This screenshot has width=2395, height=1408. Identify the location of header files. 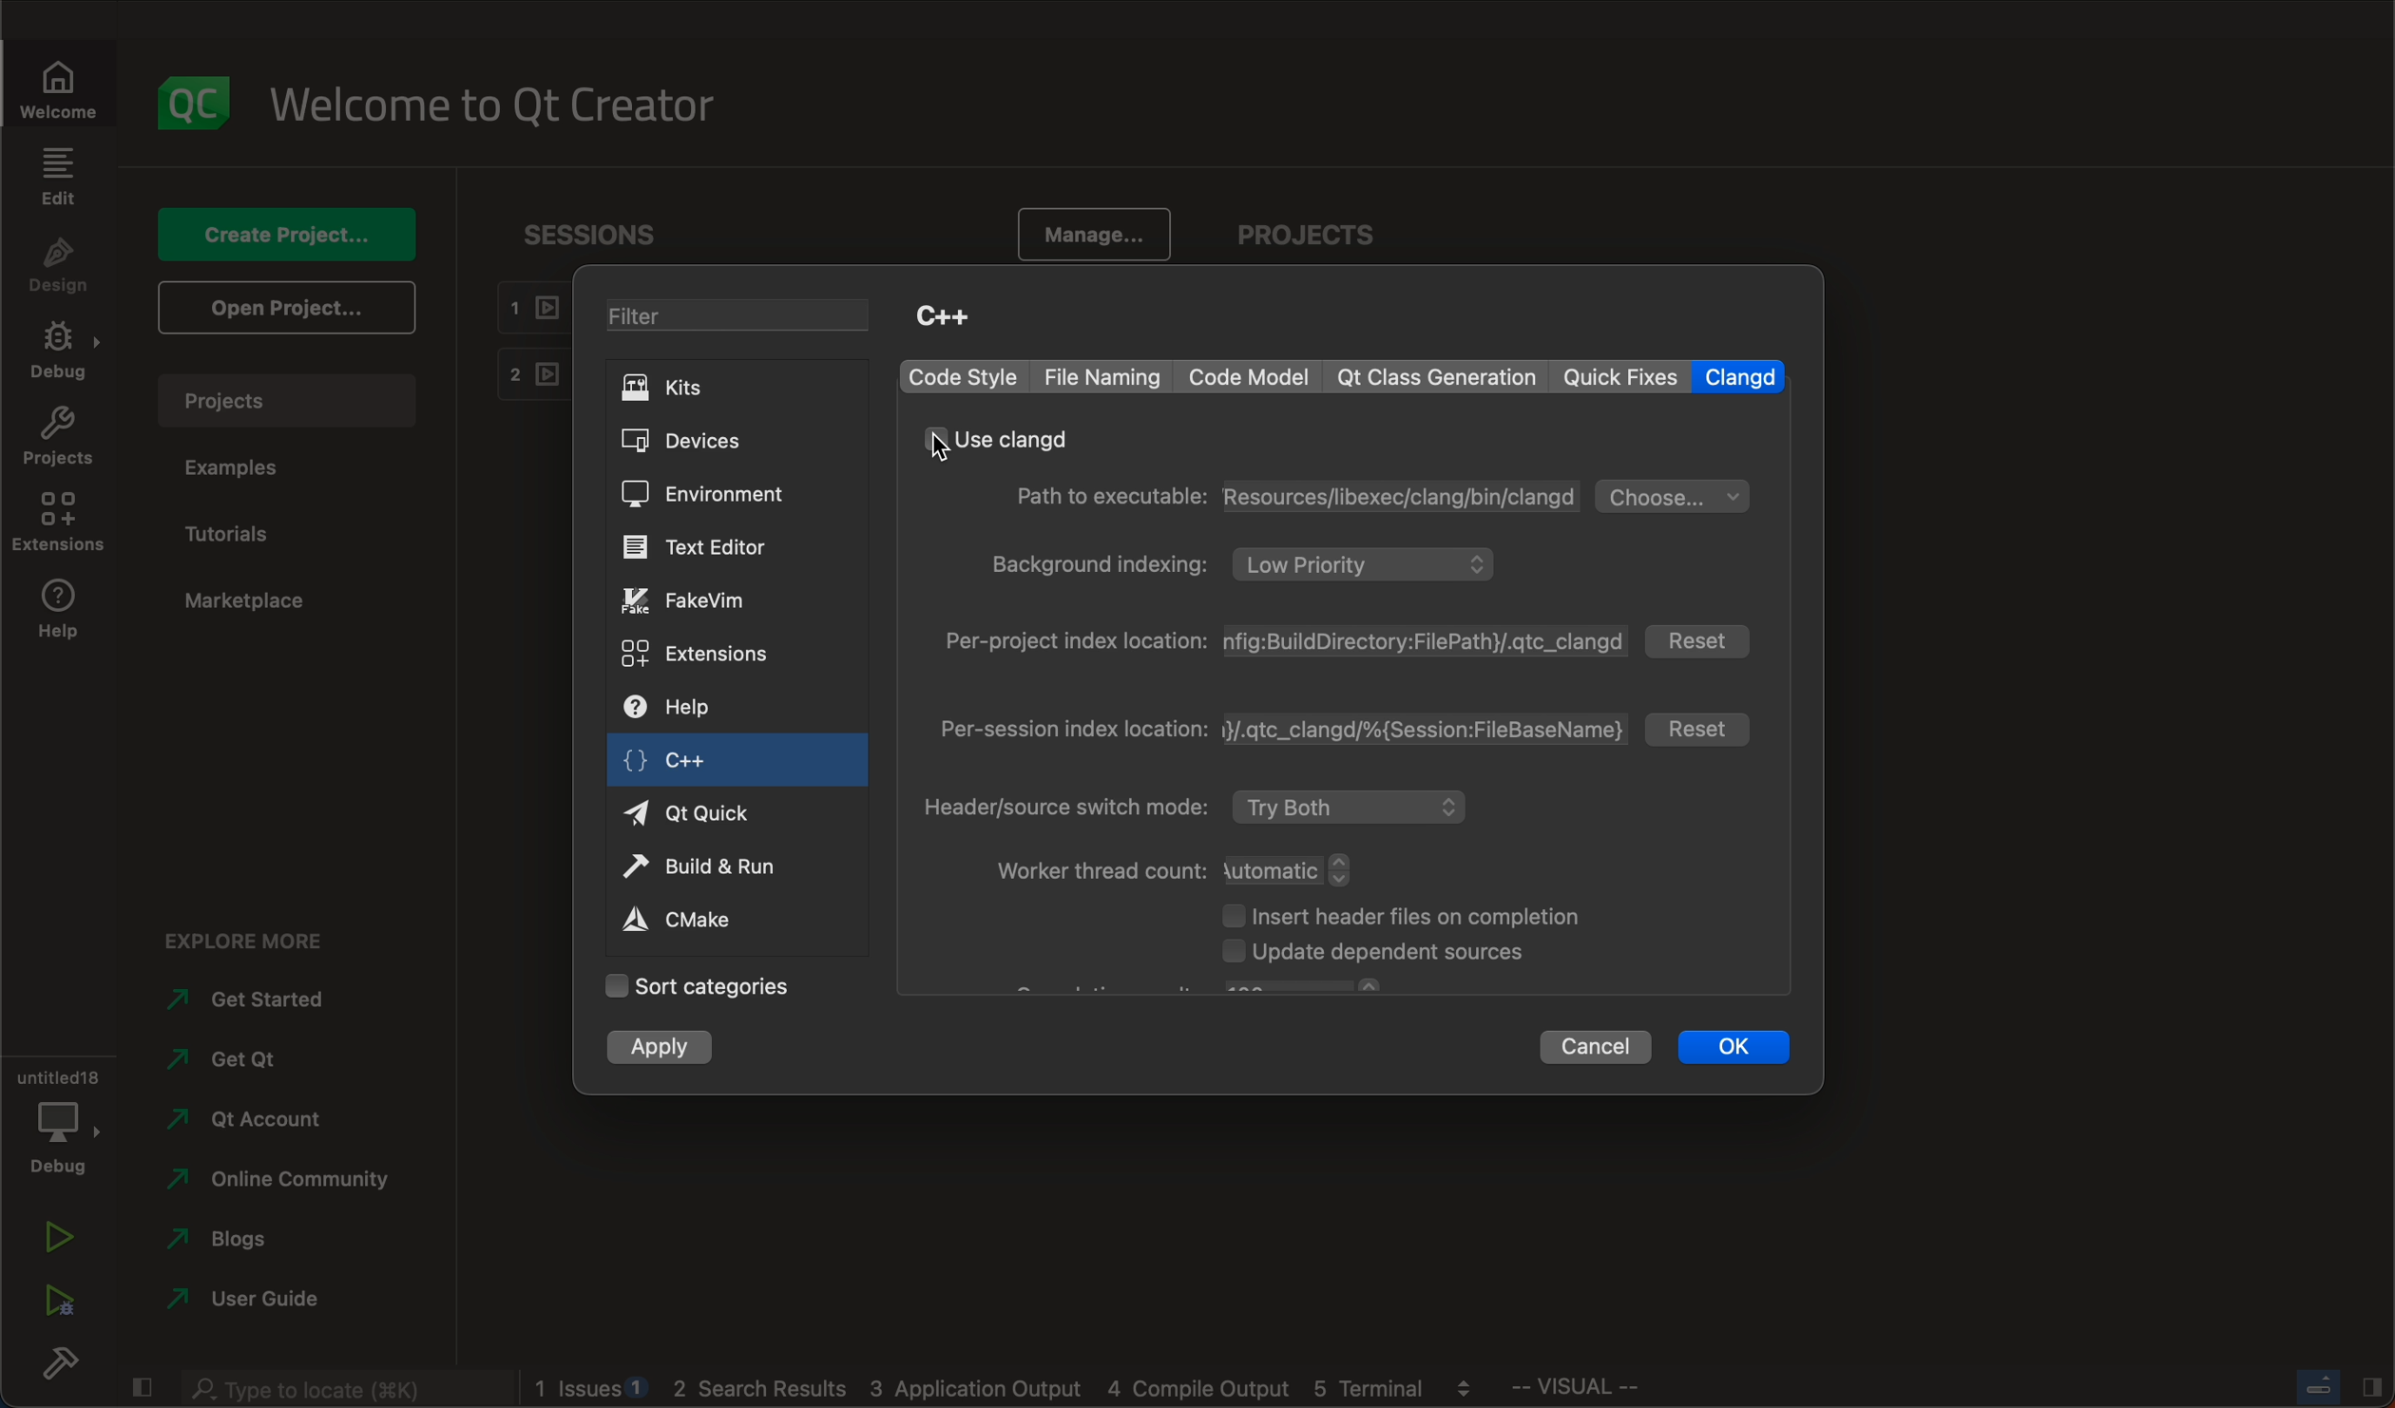
(1435, 920).